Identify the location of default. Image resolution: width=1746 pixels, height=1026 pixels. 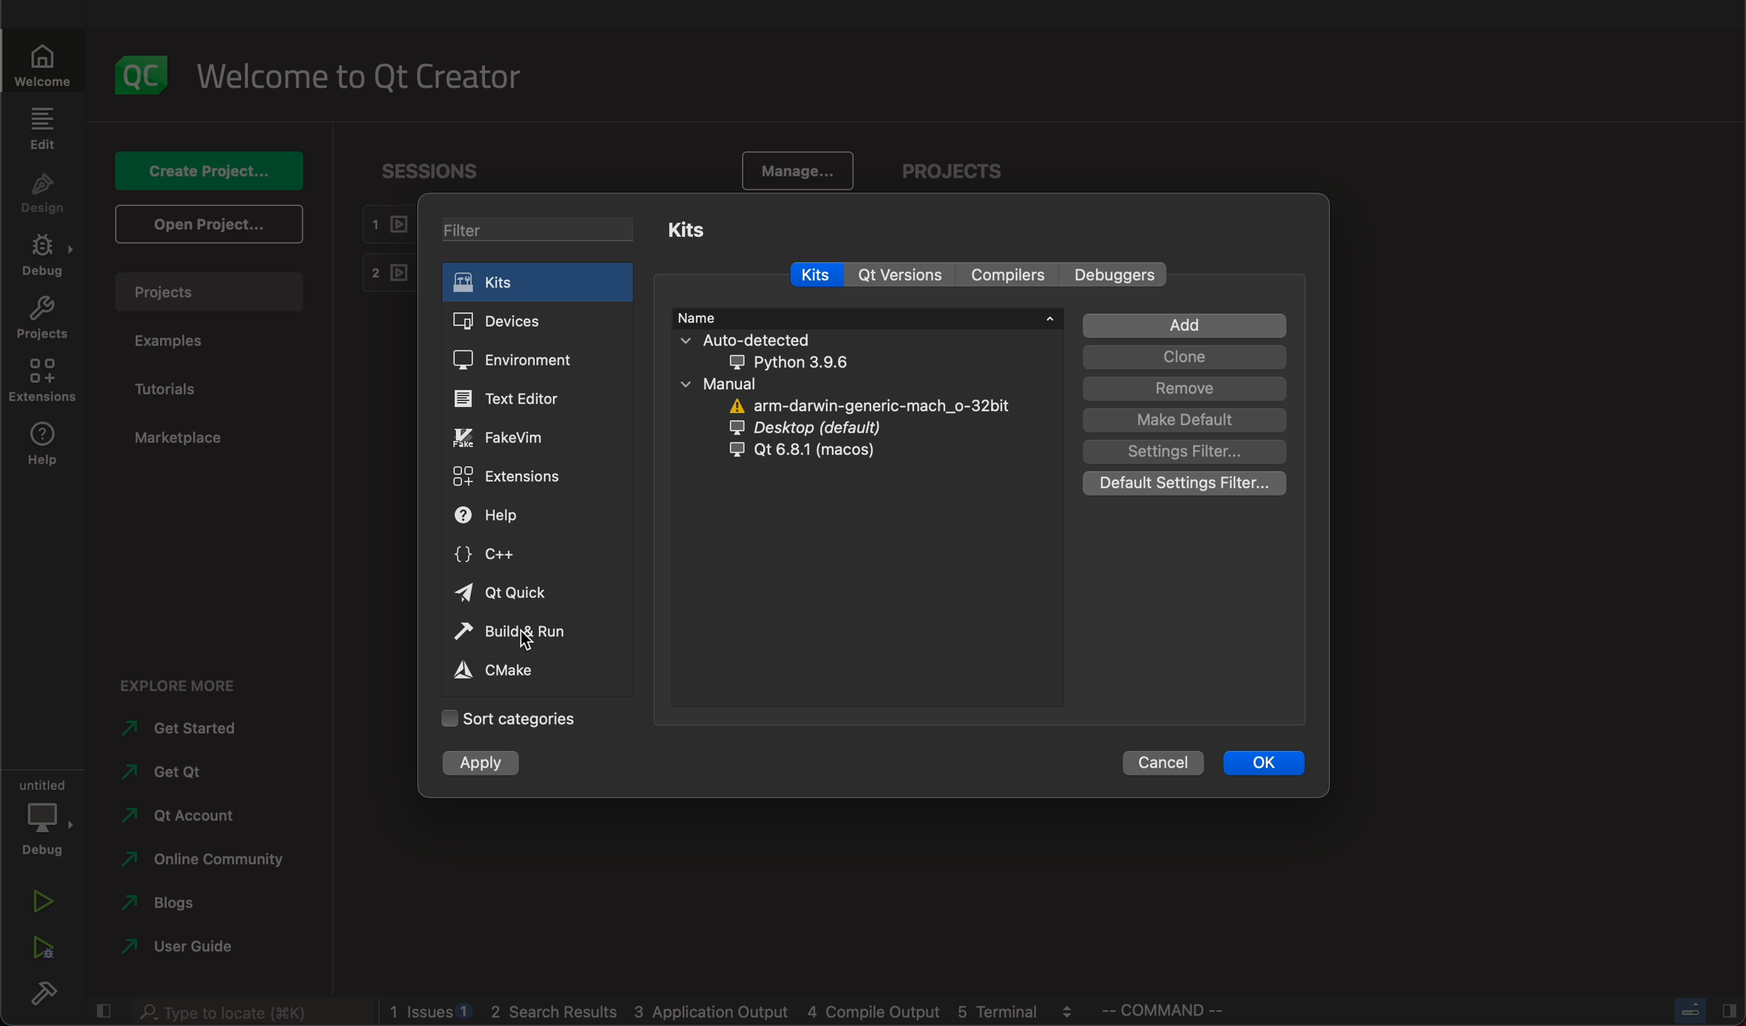
(1188, 485).